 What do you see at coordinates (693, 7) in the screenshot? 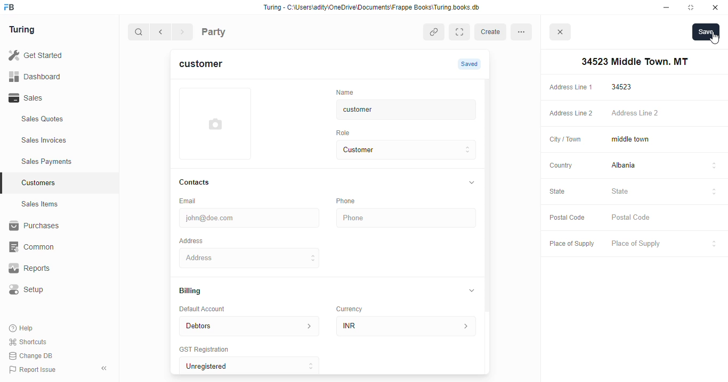
I see `maximise` at bounding box center [693, 7].